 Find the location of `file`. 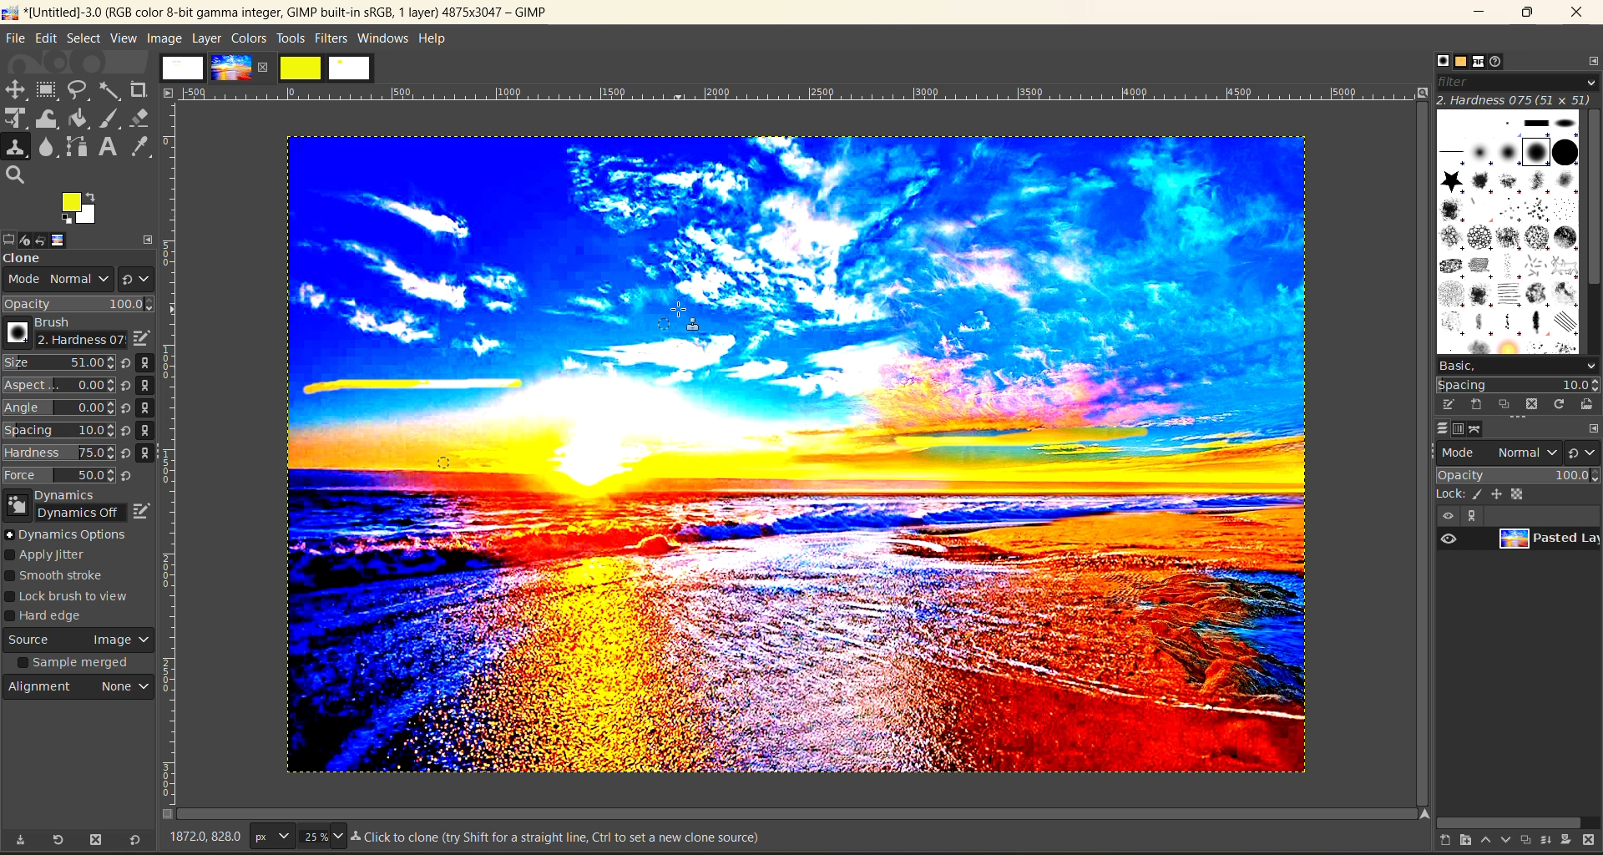

file is located at coordinates (16, 38).